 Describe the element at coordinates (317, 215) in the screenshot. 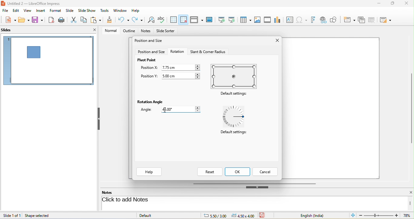

I see `text language` at that location.